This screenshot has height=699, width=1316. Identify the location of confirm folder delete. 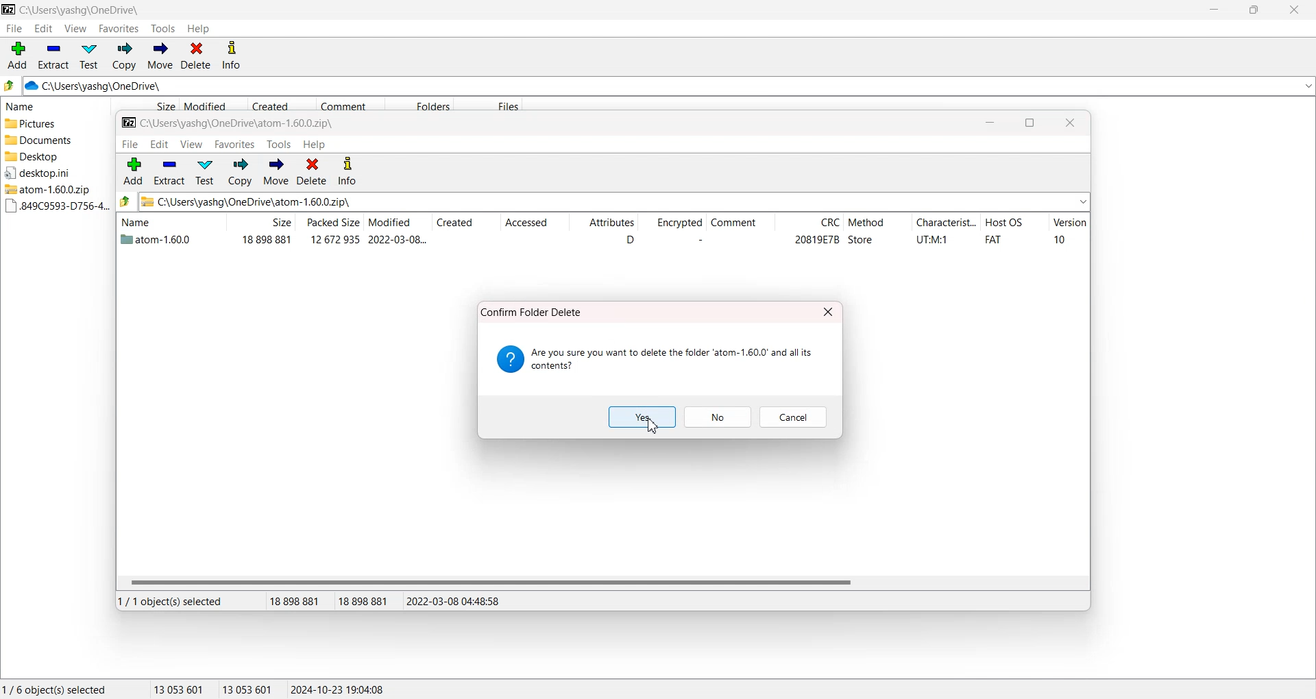
(534, 311).